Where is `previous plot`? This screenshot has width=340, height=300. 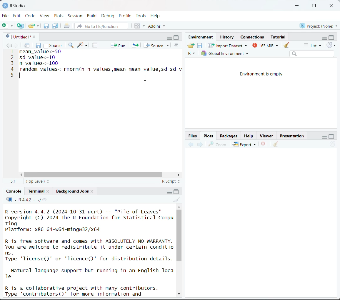 previous plot is located at coordinates (191, 145).